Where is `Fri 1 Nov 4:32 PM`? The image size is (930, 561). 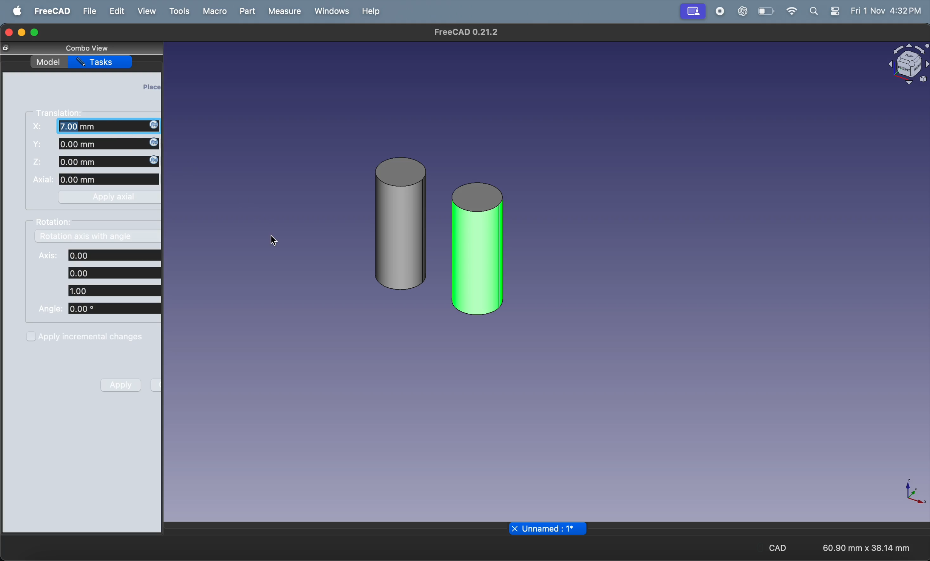 Fri 1 Nov 4:32 PM is located at coordinates (886, 11).